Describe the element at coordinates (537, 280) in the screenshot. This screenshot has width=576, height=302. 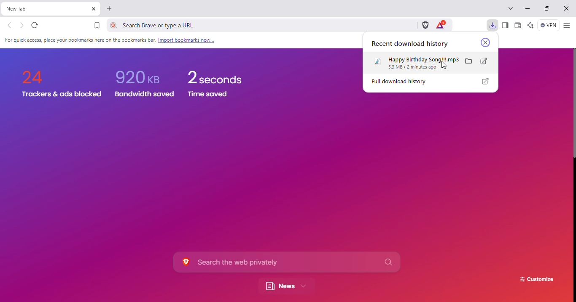
I see `customize` at that location.